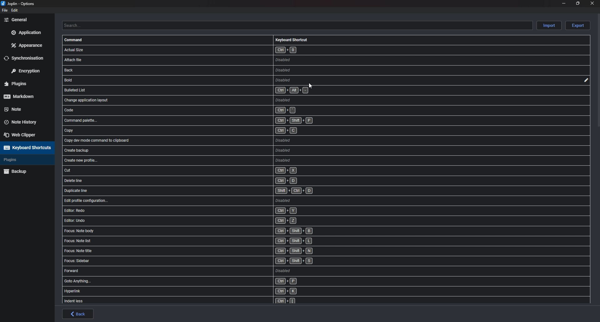 This screenshot has height=322, width=600. Describe the element at coordinates (4, 10) in the screenshot. I see `file` at that location.